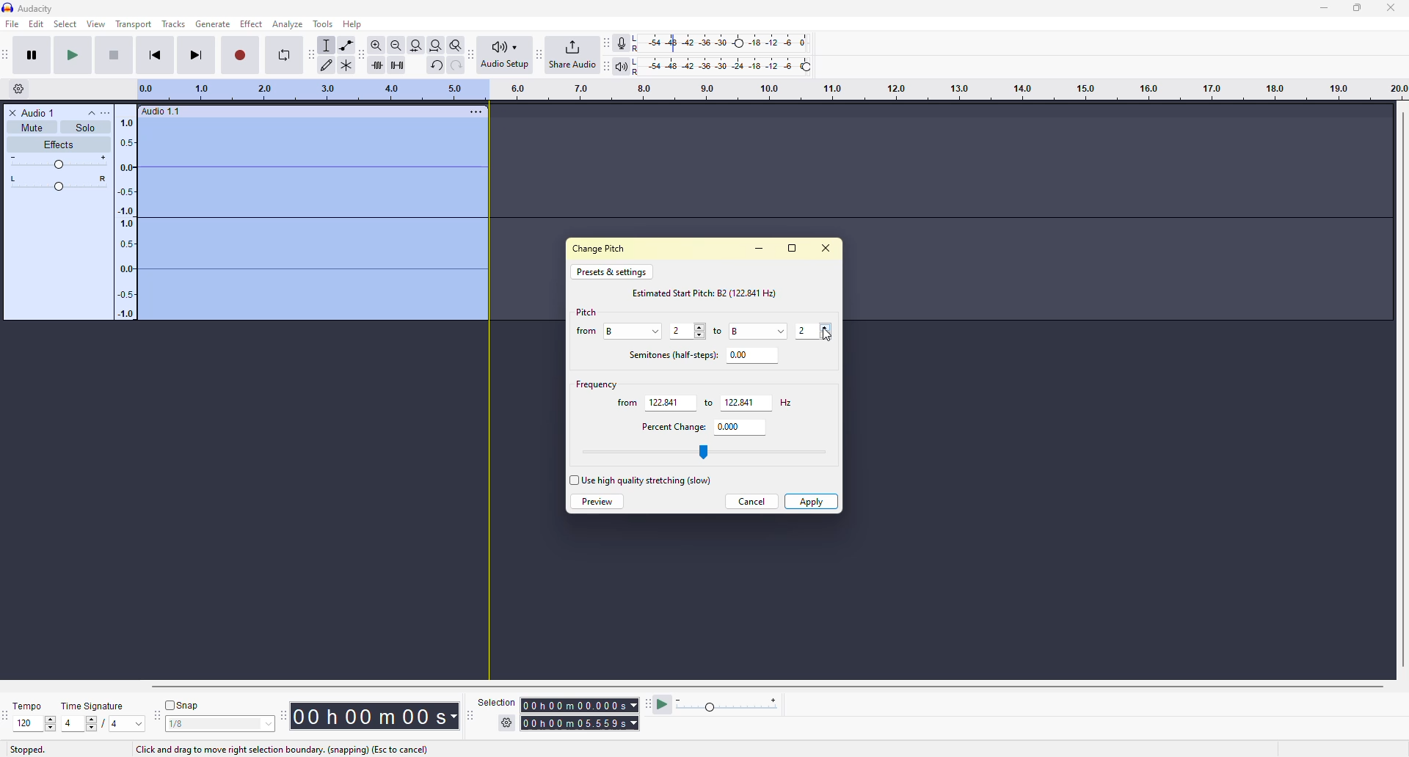 The image size is (1409, 757). Describe the element at coordinates (31, 705) in the screenshot. I see `tempo` at that location.